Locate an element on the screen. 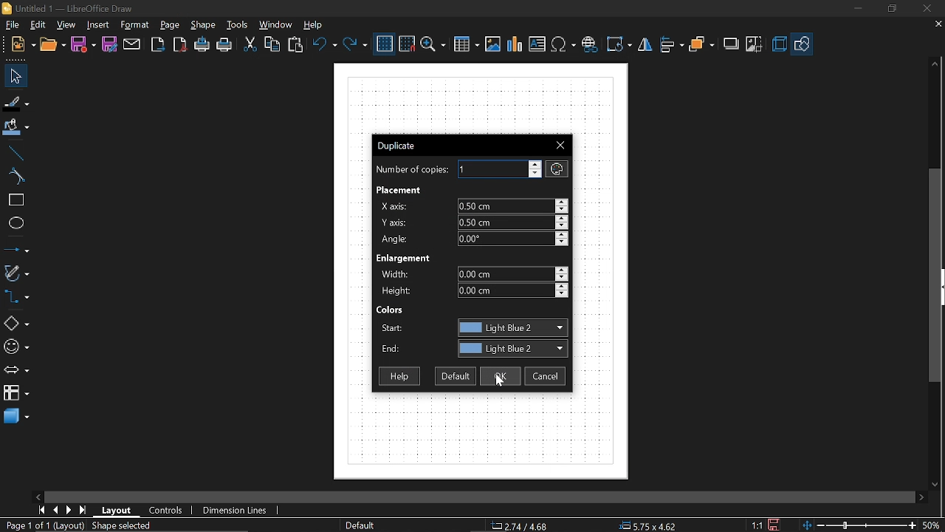 This screenshot has width=945, height=532. insert table is located at coordinates (466, 45).